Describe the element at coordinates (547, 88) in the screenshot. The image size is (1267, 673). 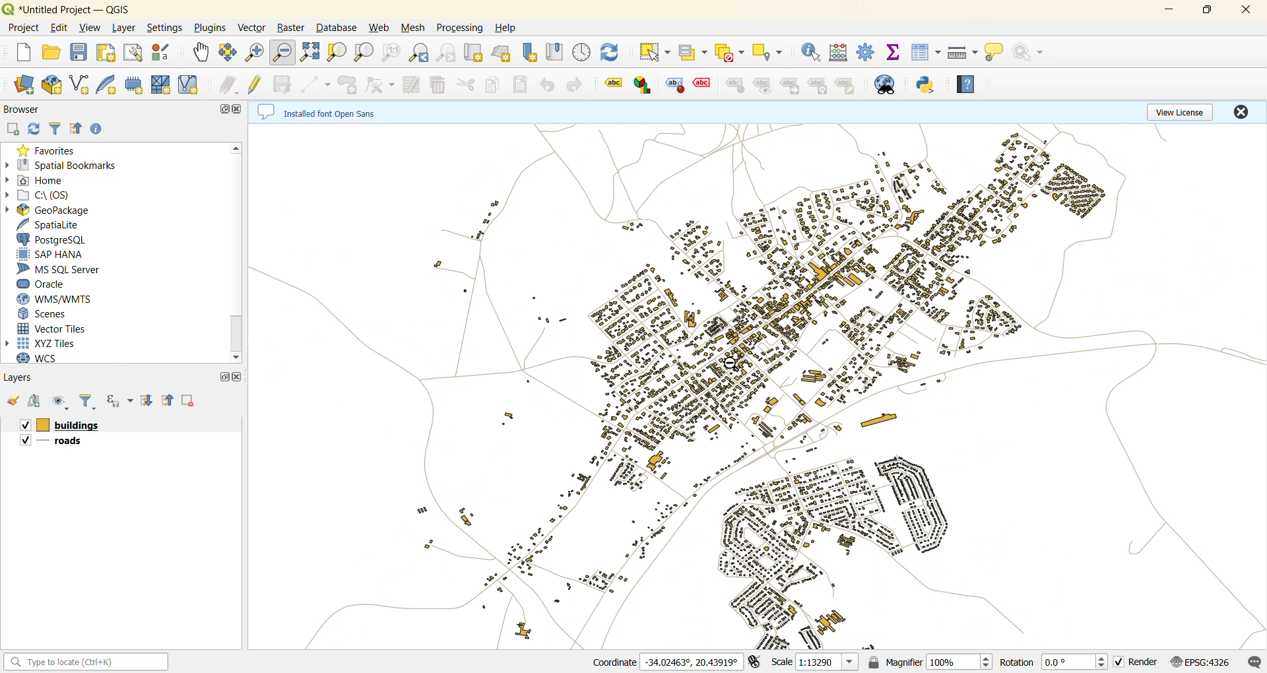
I see `undo` at that location.